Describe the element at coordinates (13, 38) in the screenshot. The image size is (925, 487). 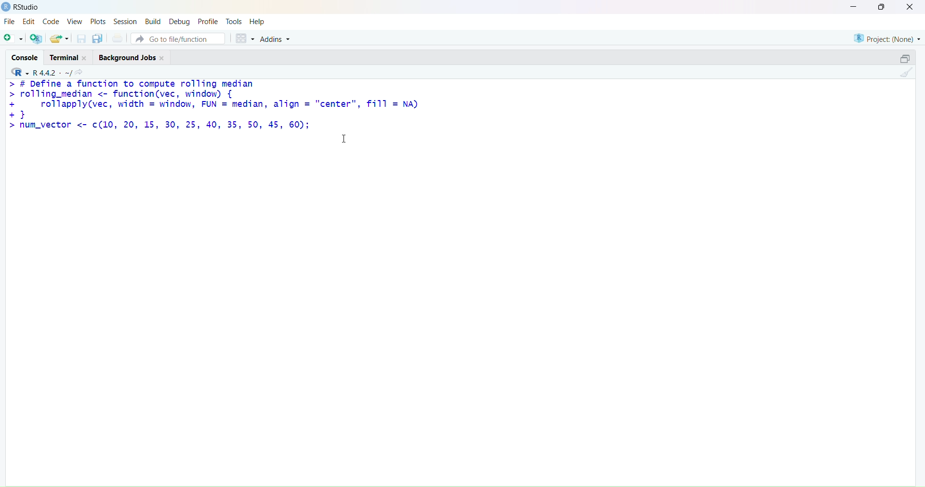
I see `add file as` at that location.